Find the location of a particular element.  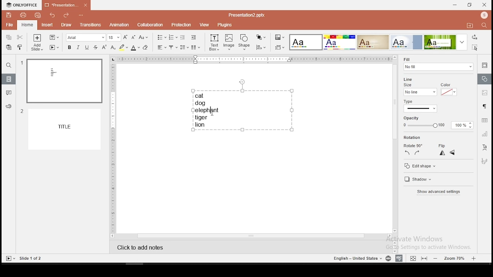

text is located at coordinates (242, 110).